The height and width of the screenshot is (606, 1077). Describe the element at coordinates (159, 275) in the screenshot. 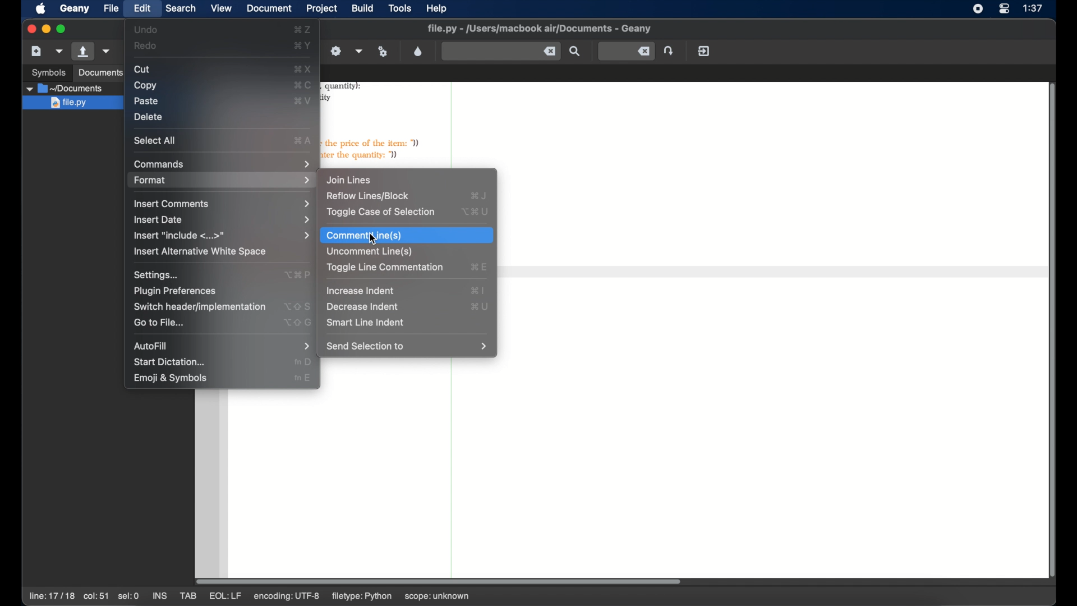

I see `settings` at that location.